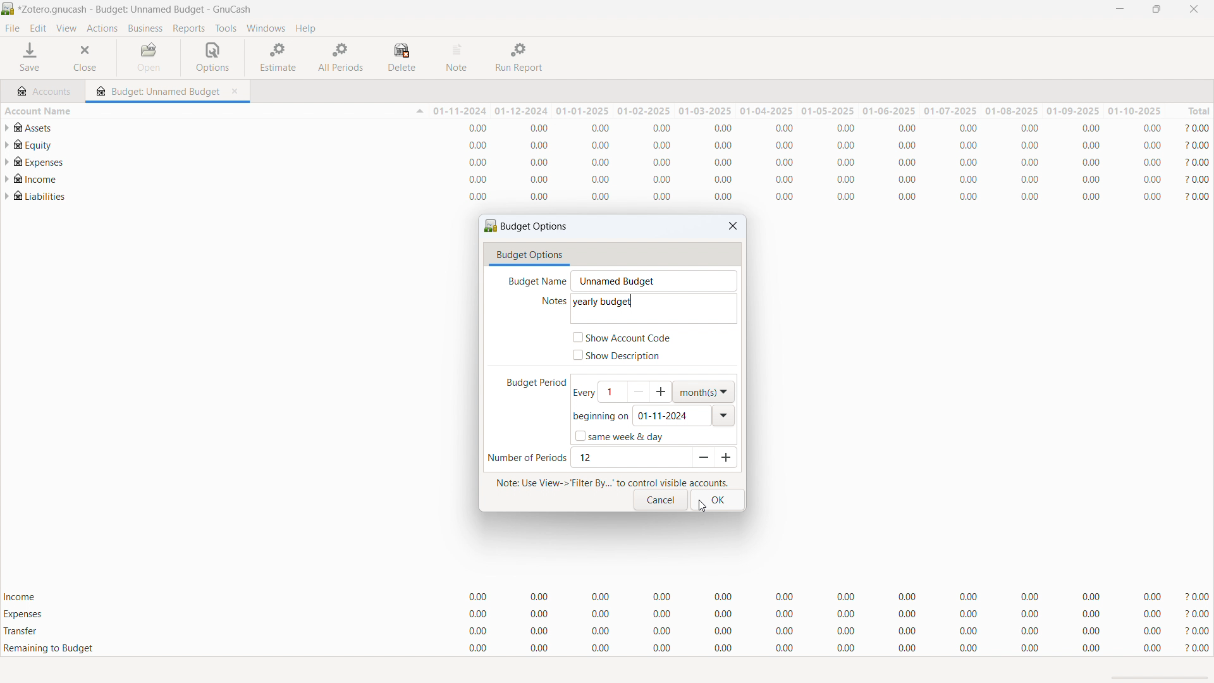 This screenshot has width=1214, height=683. I want to click on Budget name, so click(534, 281).